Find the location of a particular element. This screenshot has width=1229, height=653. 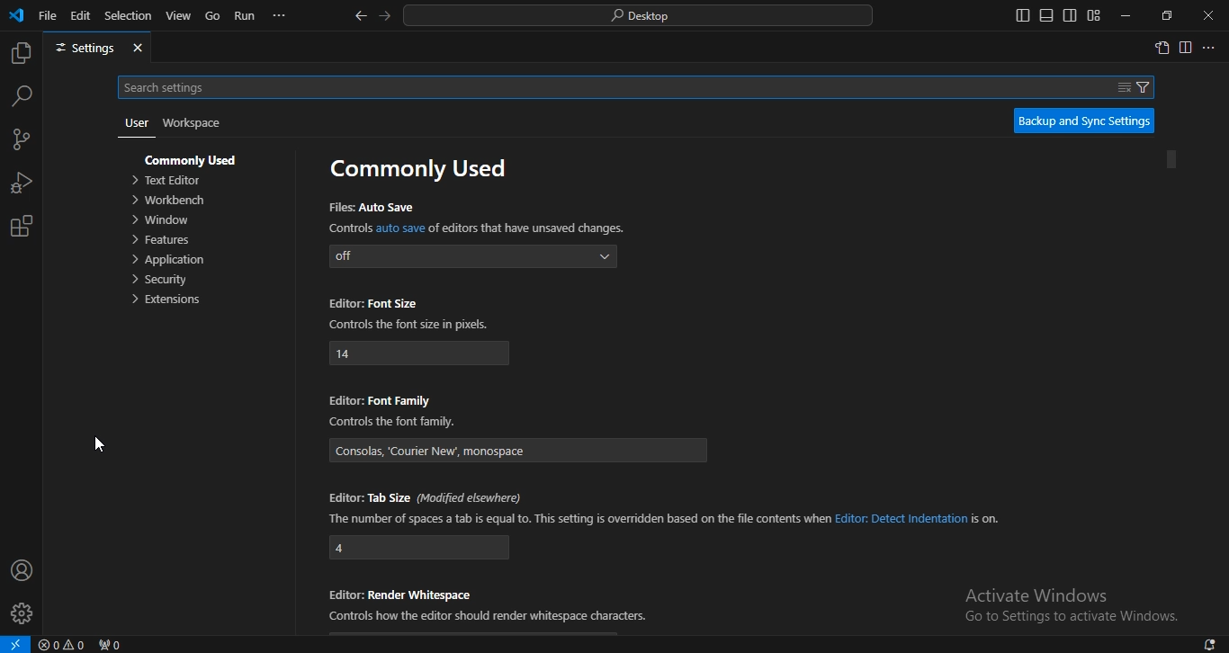

toggle secondary side bar is located at coordinates (1069, 14).